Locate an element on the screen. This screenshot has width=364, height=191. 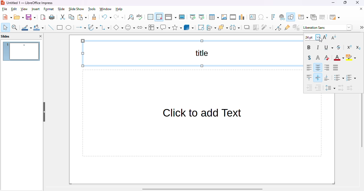
new slide is located at coordinates (303, 17).